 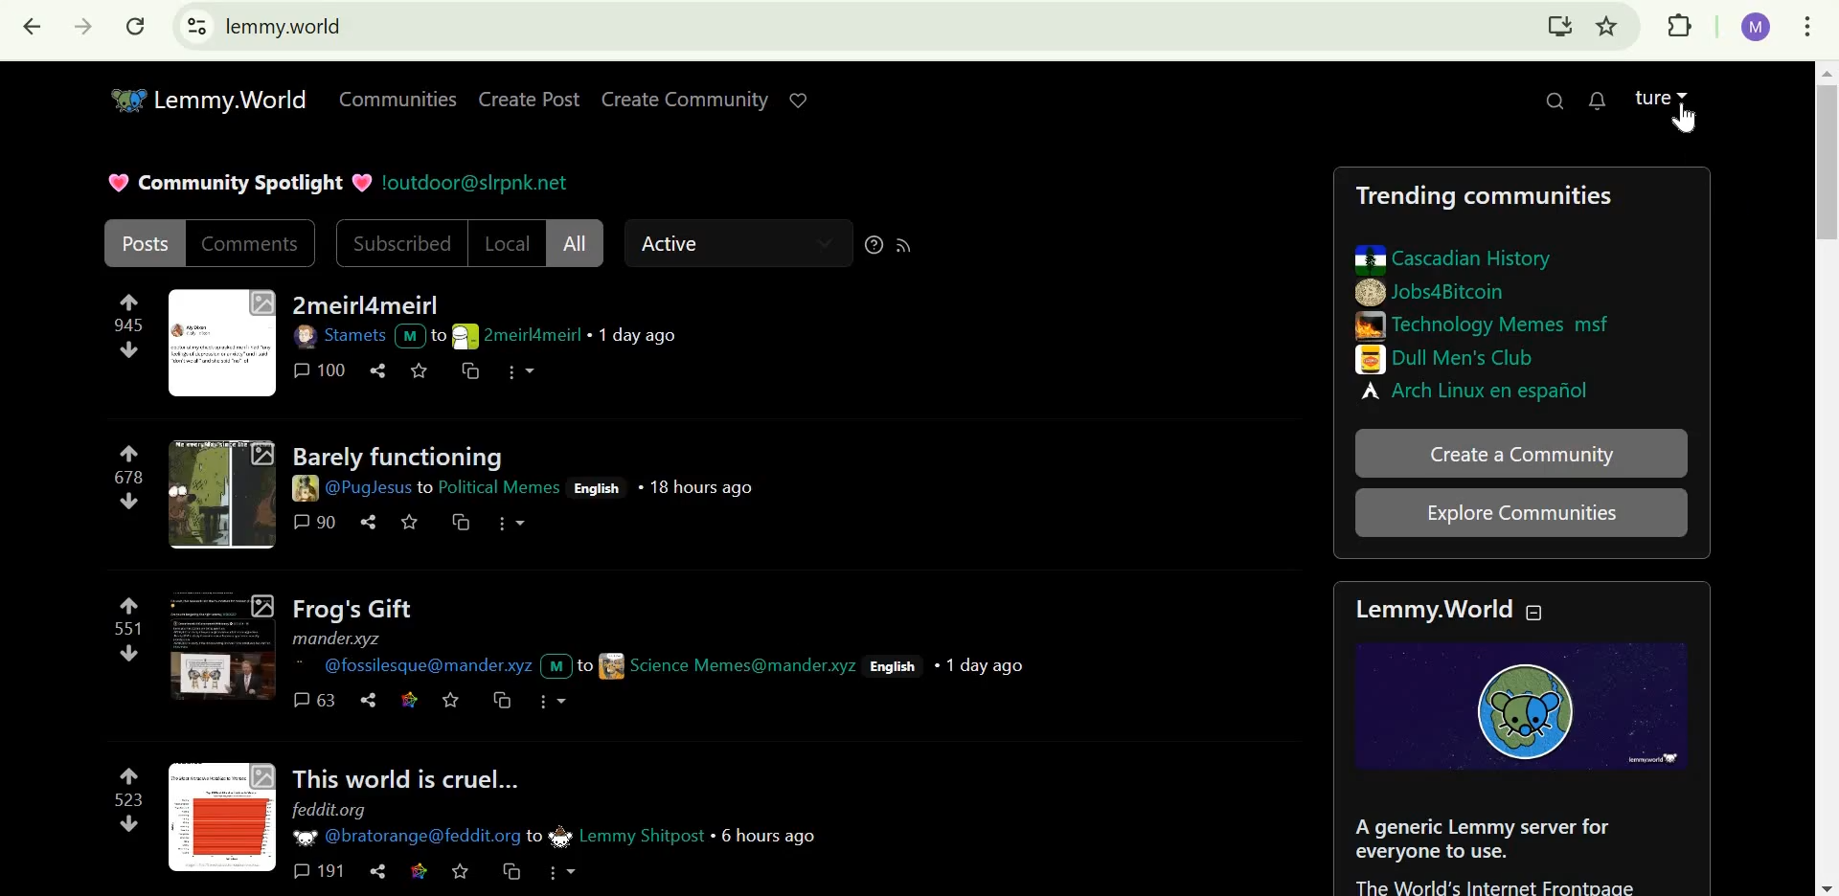 What do you see at coordinates (367, 523) in the screenshot?
I see `share` at bounding box center [367, 523].